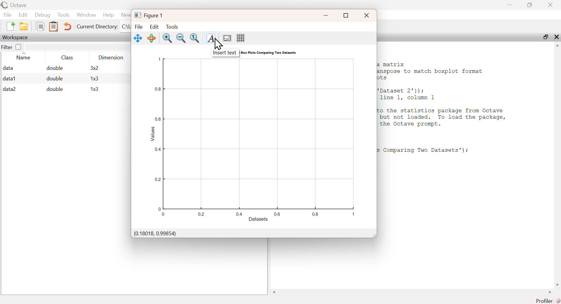  I want to click on scroll down, so click(556, 284).